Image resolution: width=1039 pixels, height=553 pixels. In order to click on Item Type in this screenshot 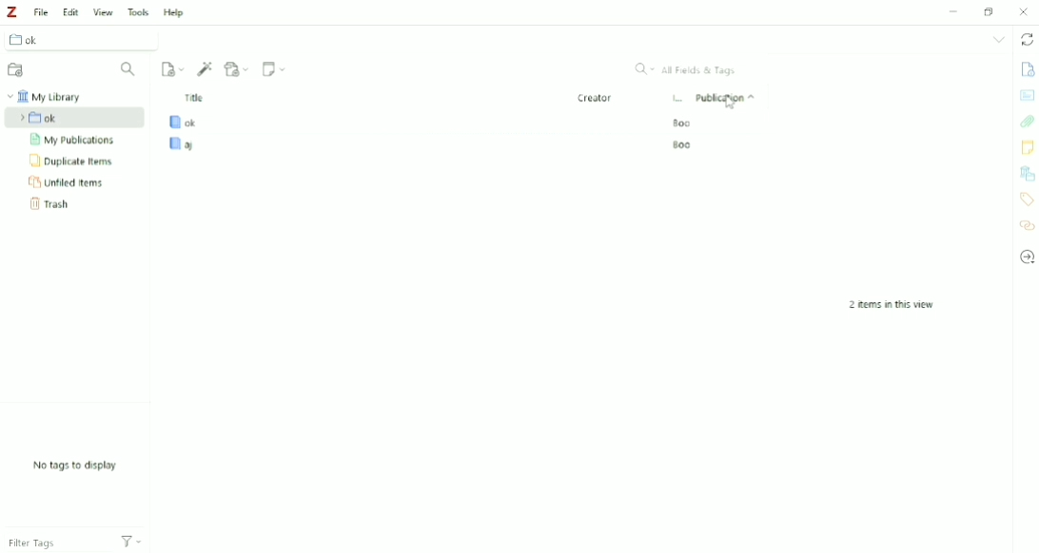, I will do `click(676, 100)`.